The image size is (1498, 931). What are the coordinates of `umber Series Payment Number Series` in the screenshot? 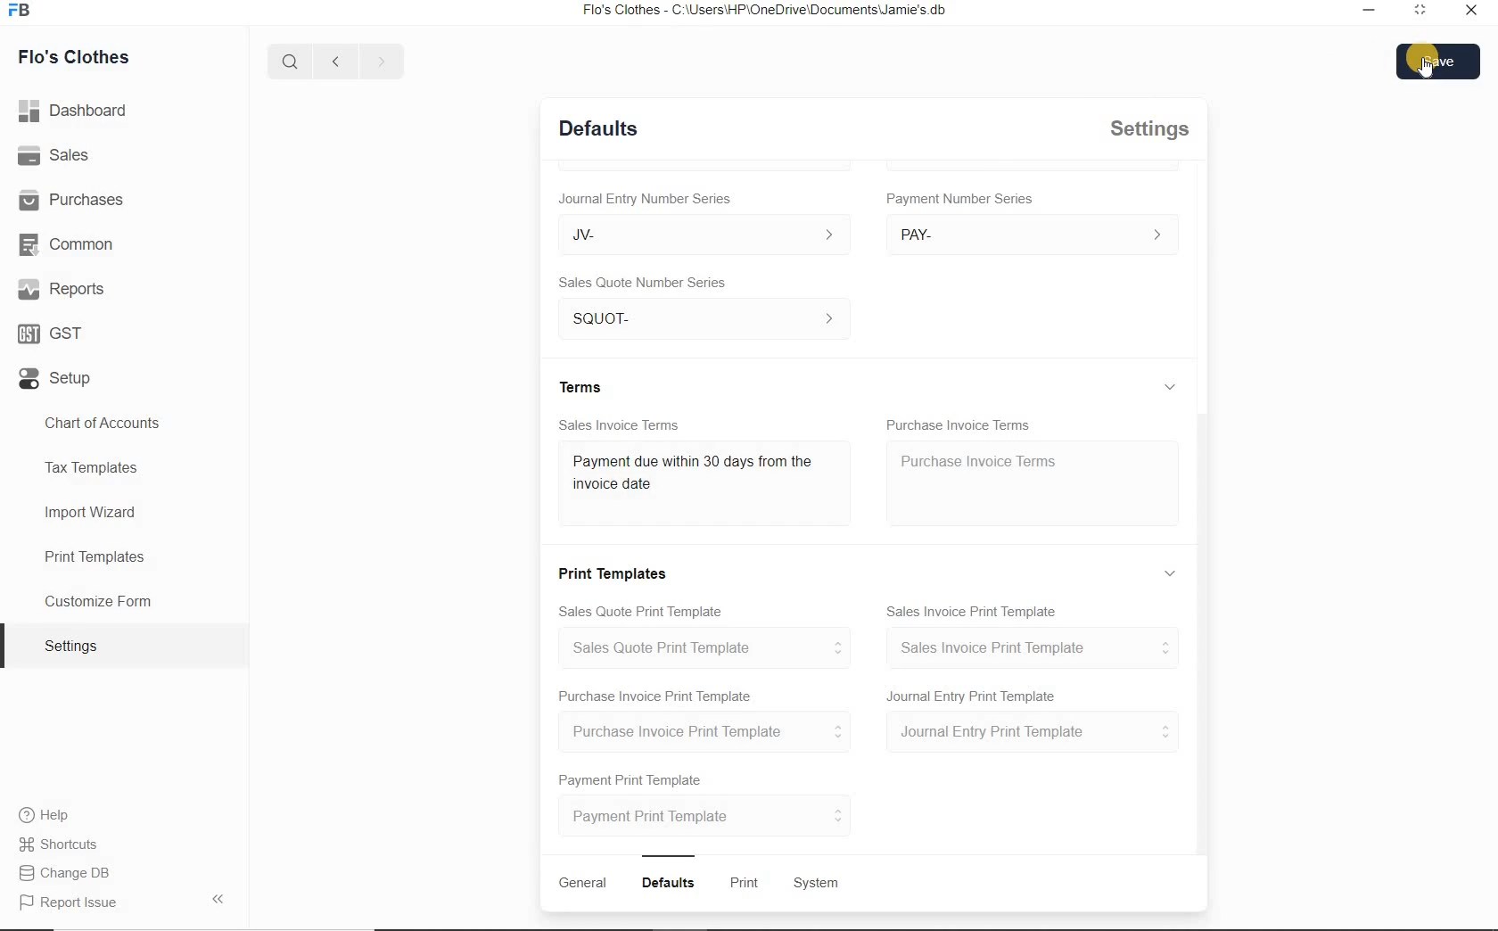 It's located at (962, 198).